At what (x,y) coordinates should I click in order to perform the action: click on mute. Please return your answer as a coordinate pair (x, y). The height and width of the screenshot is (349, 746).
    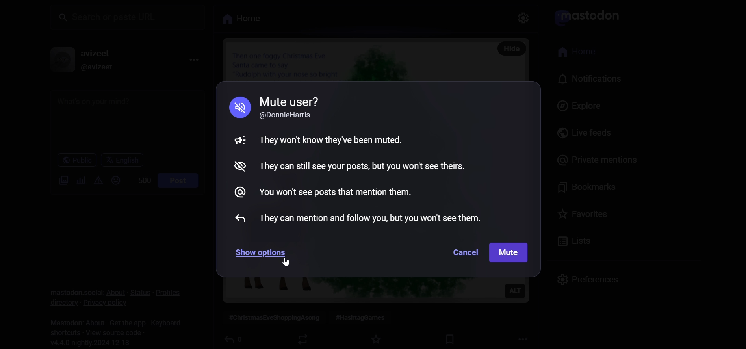
    Looking at the image, I should click on (510, 253).